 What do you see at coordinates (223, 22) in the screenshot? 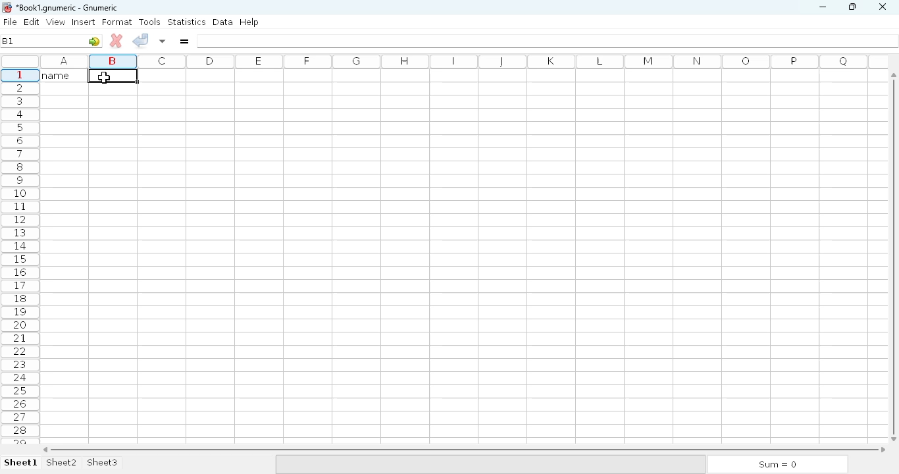
I see `data` at bounding box center [223, 22].